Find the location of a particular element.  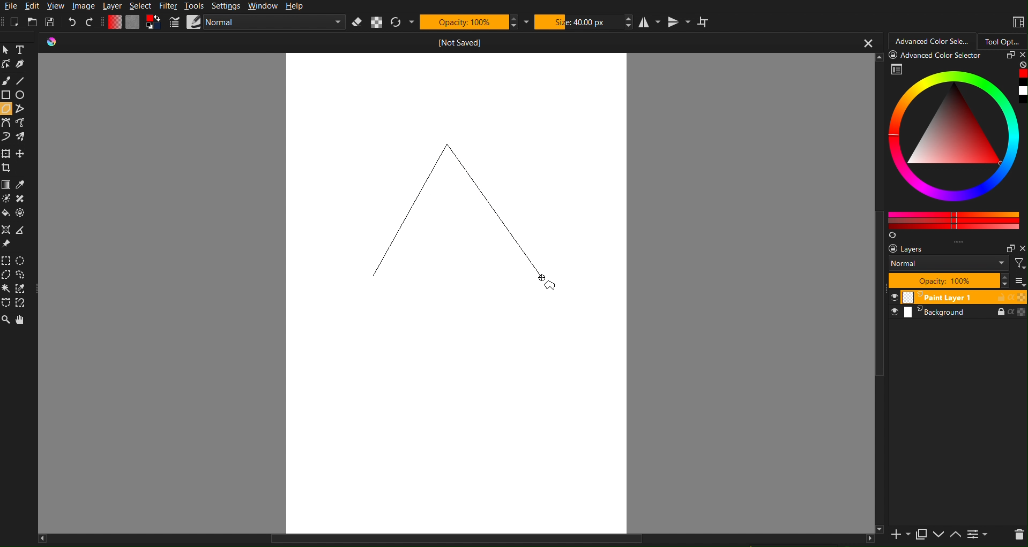

Save is located at coordinates (51, 21).